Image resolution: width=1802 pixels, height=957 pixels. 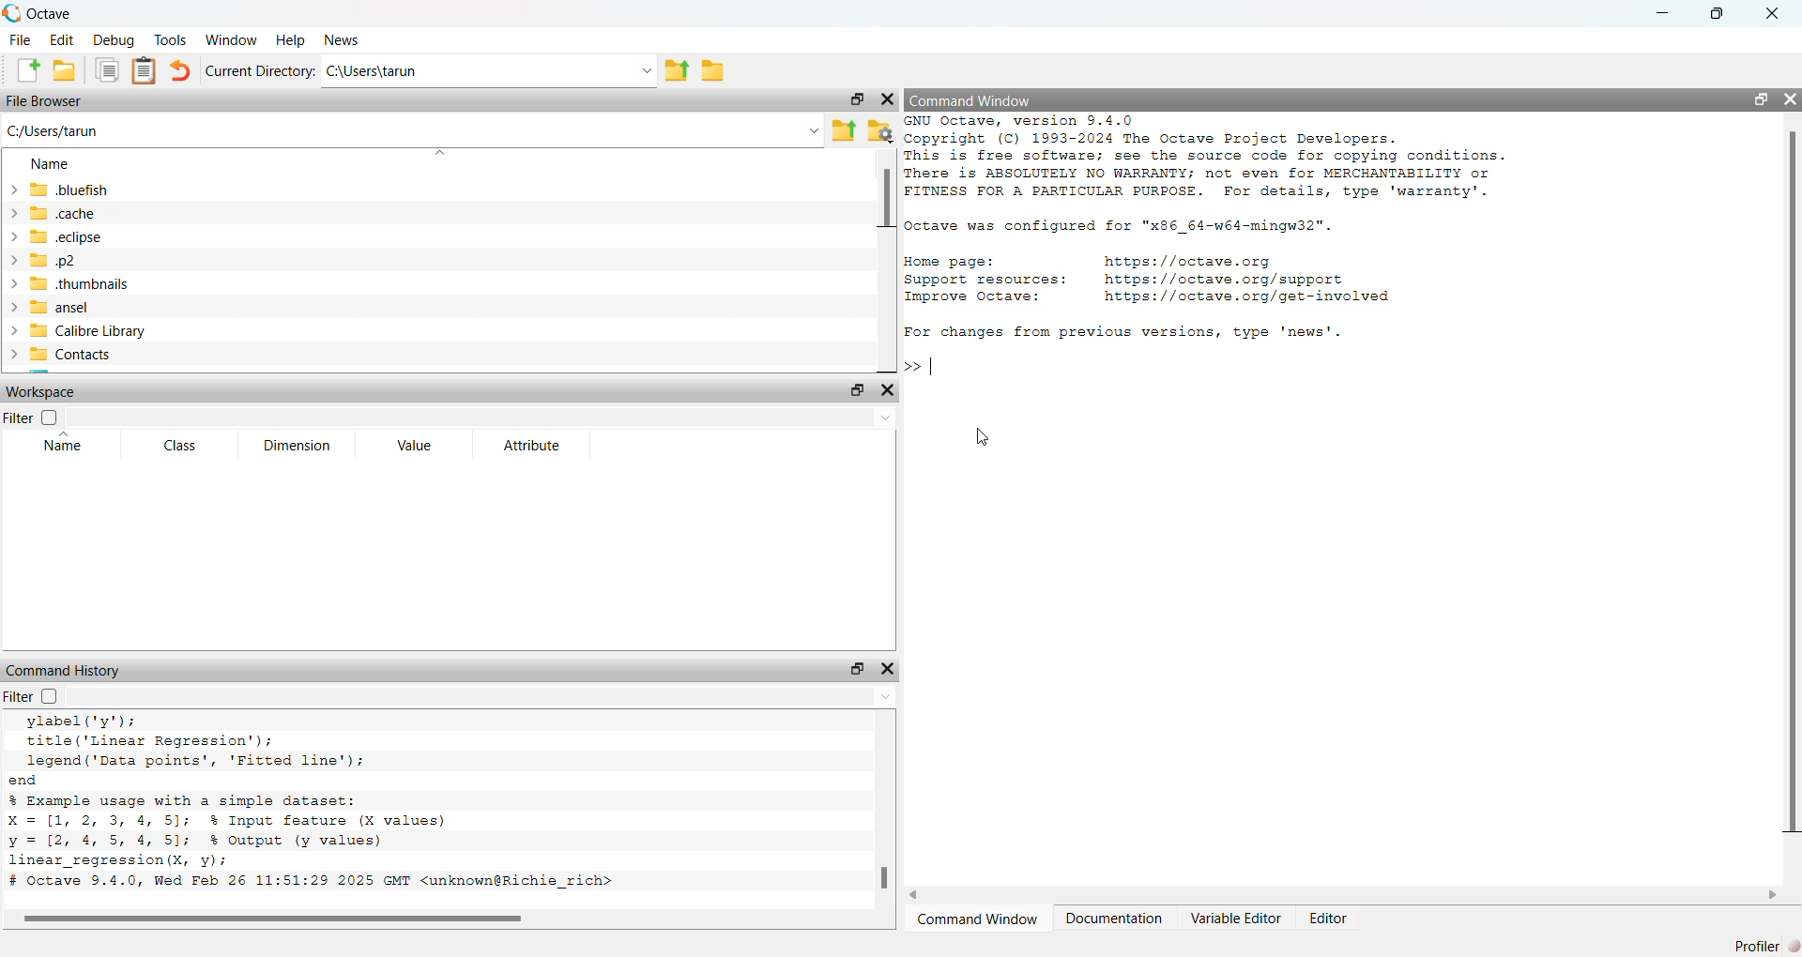 I want to click on close widget, so click(x=887, y=389).